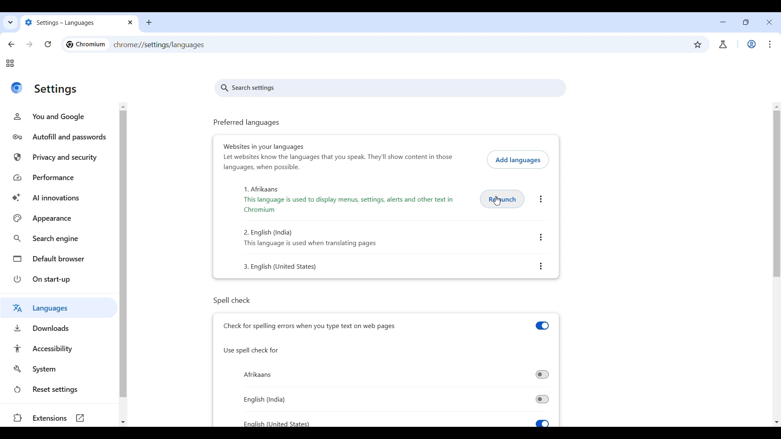 The image size is (781, 439). What do you see at coordinates (61, 348) in the screenshot?
I see `Accessibility` at bounding box center [61, 348].